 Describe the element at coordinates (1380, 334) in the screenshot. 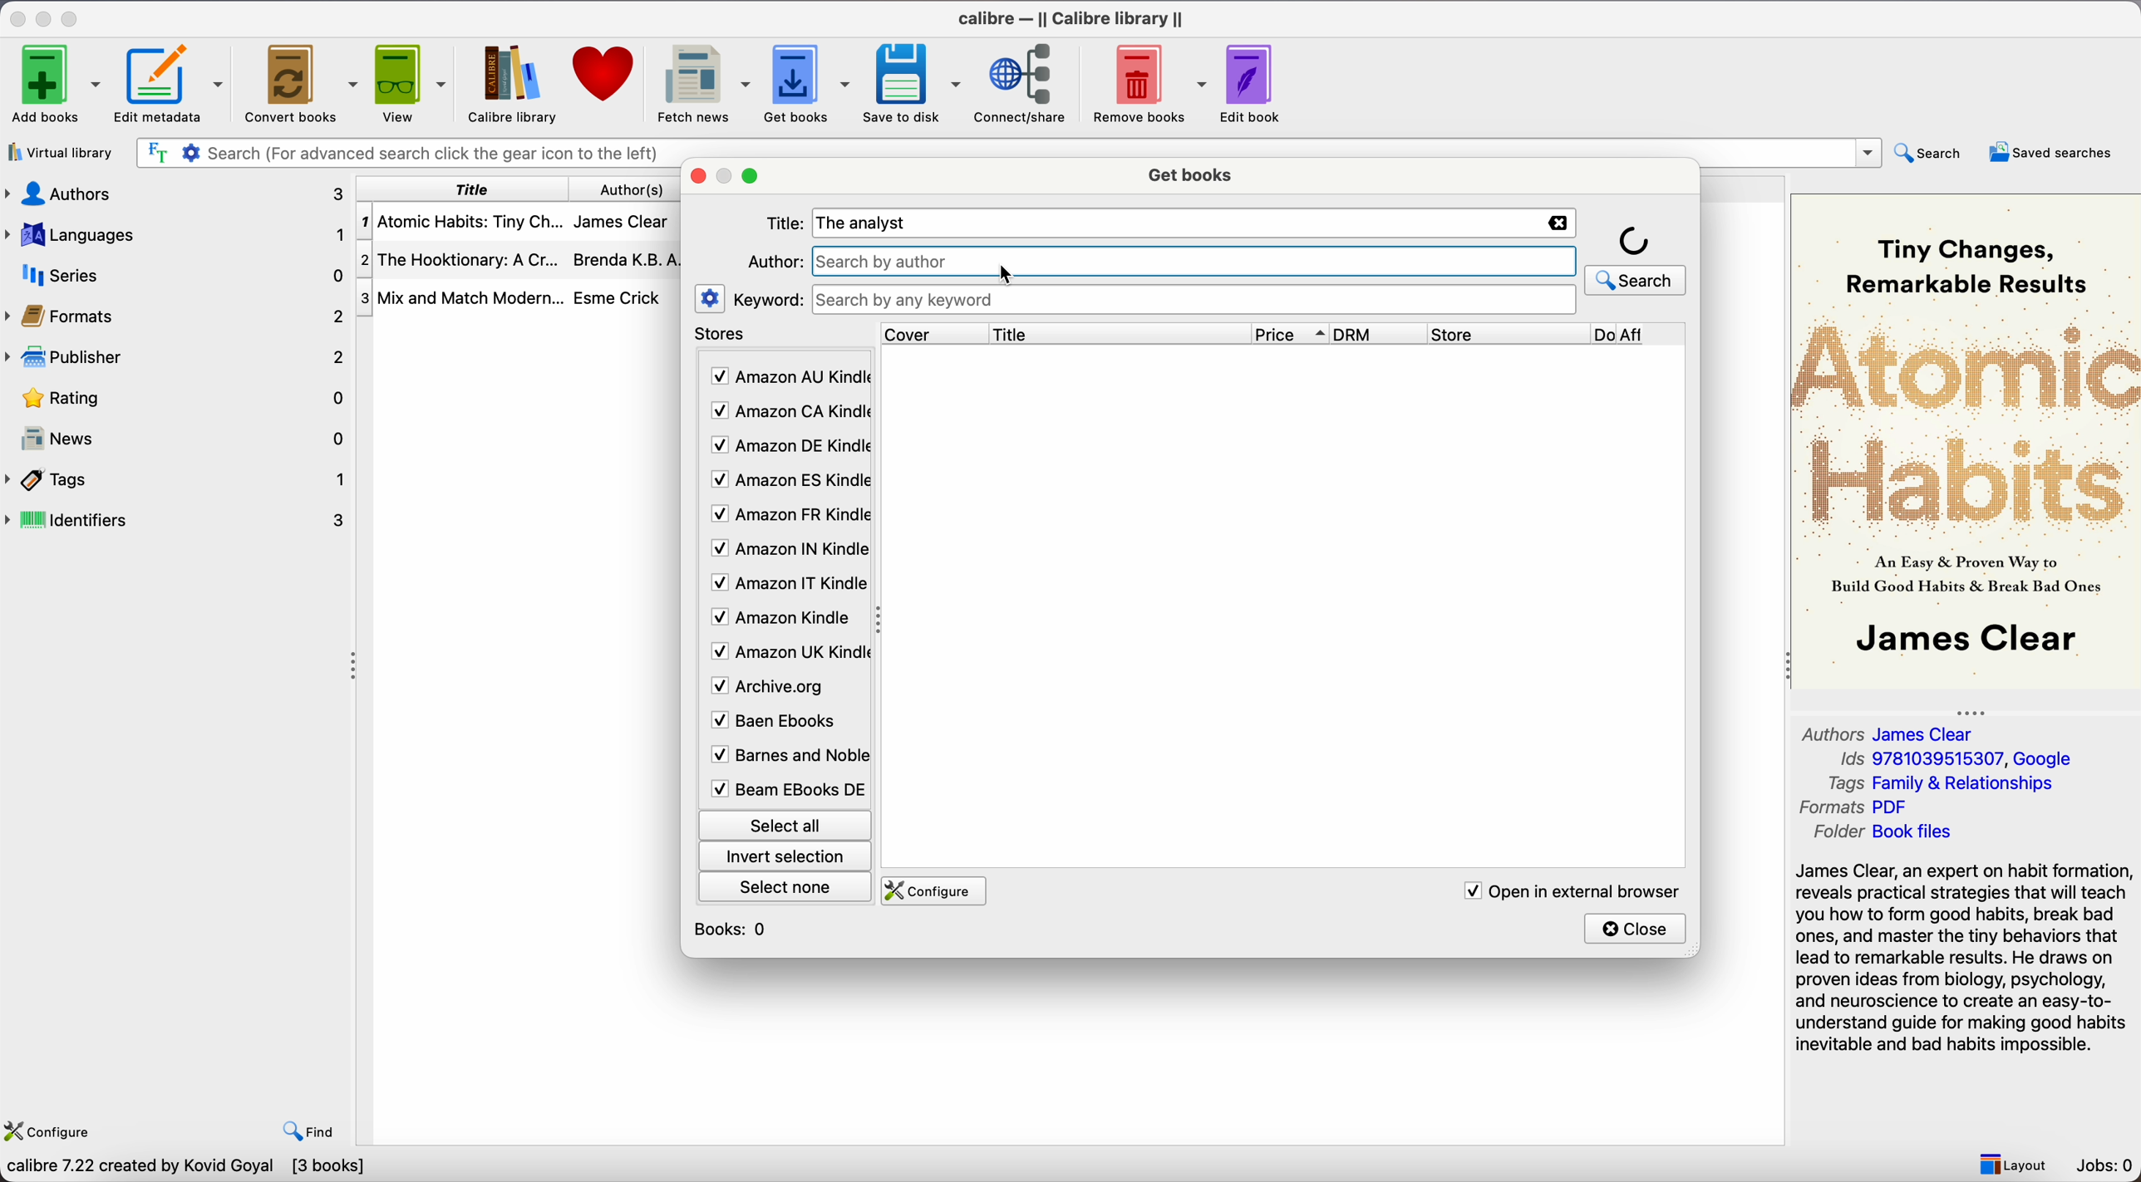

I see `DRM` at that location.